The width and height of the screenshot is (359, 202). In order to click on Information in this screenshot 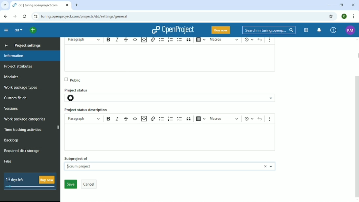, I will do `click(30, 56)`.